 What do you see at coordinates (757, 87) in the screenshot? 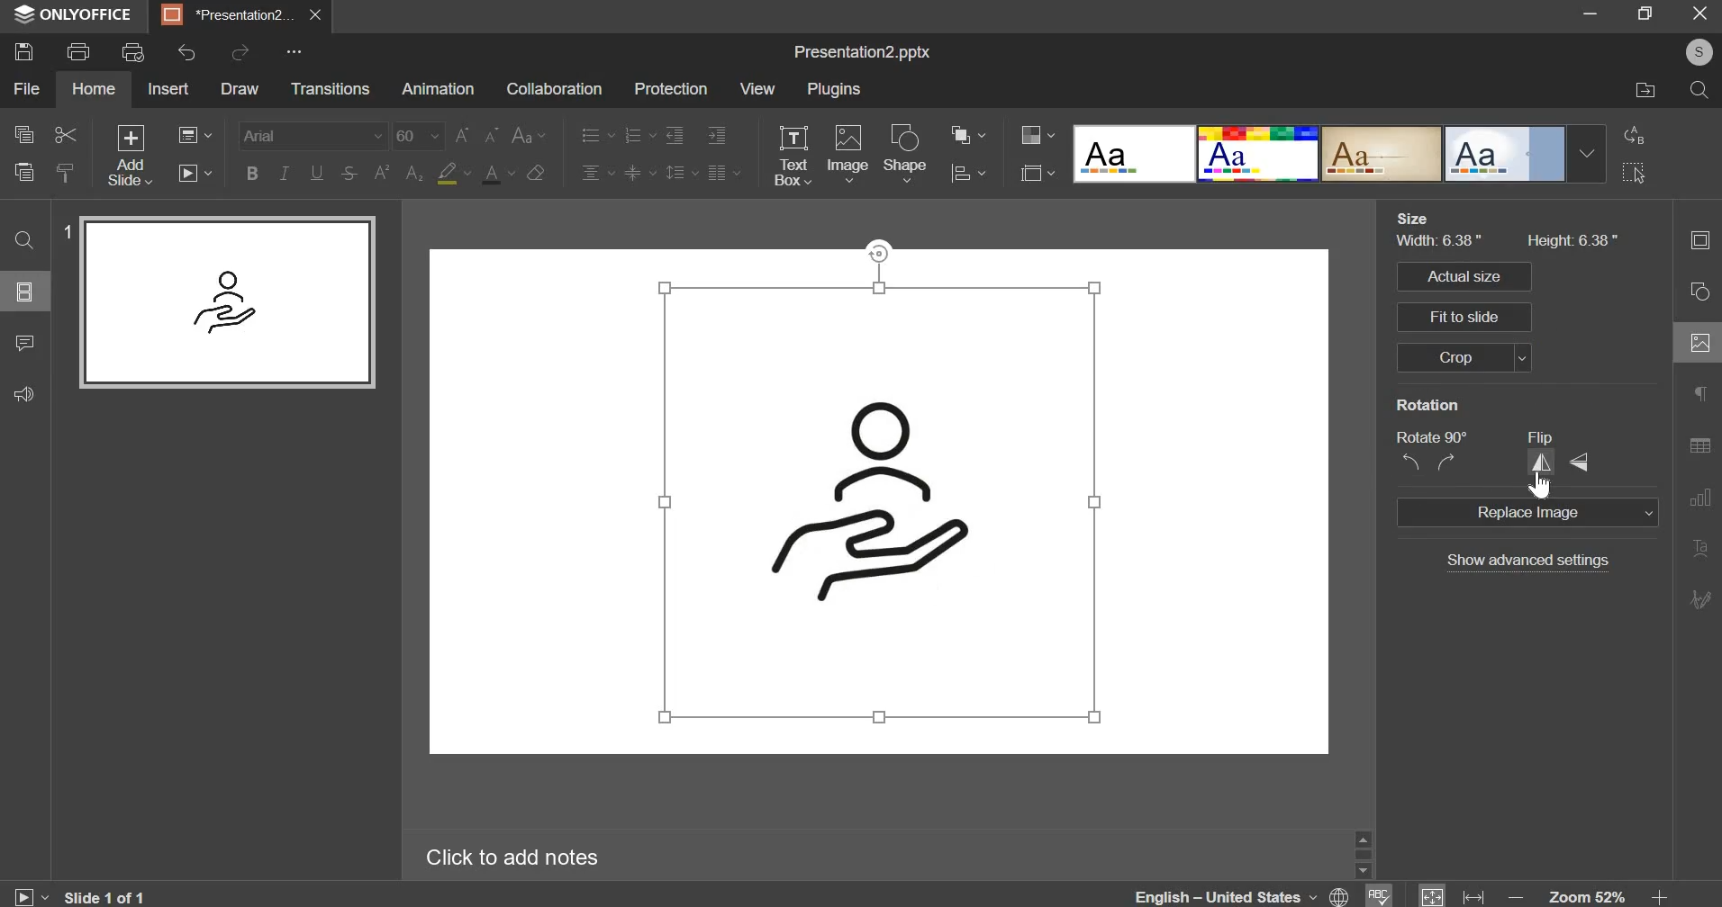
I see `view` at bounding box center [757, 87].